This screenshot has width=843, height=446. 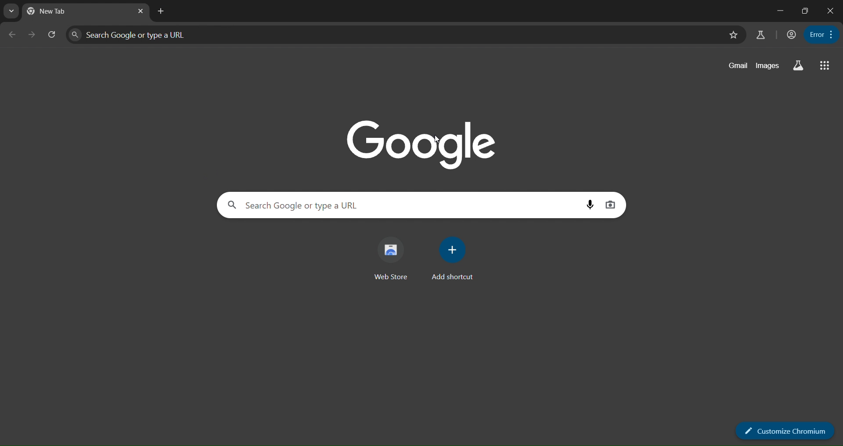 I want to click on new tab, so click(x=57, y=11).